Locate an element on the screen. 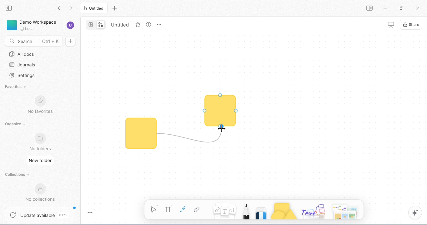 This screenshot has width=427, height=225. open/ close side bar is located at coordinates (369, 8).